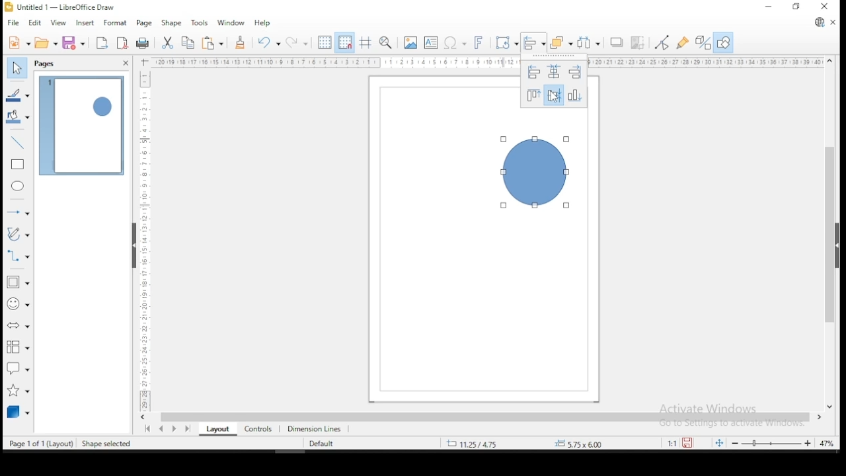  Describe the element at coordinates (475, 443) in the screenshot. I see `11.25/4.75` at that location.